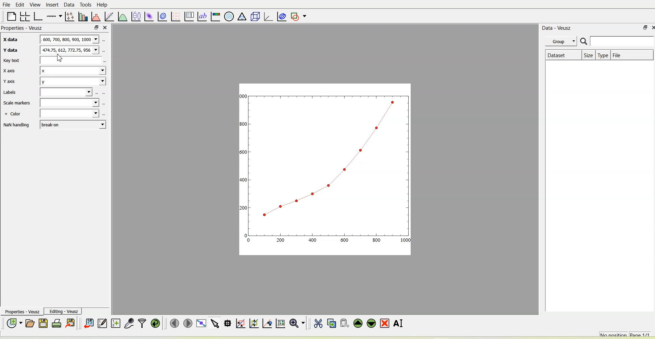  I want to click on Paste widget from the clipboard, so click(345, 324).